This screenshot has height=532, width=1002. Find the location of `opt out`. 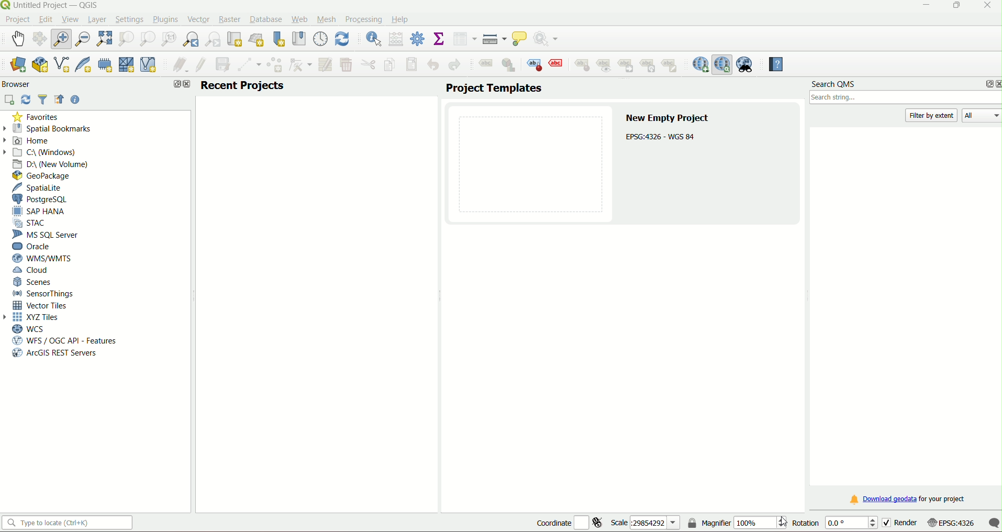

opt out is located at coordinates (174, 84).